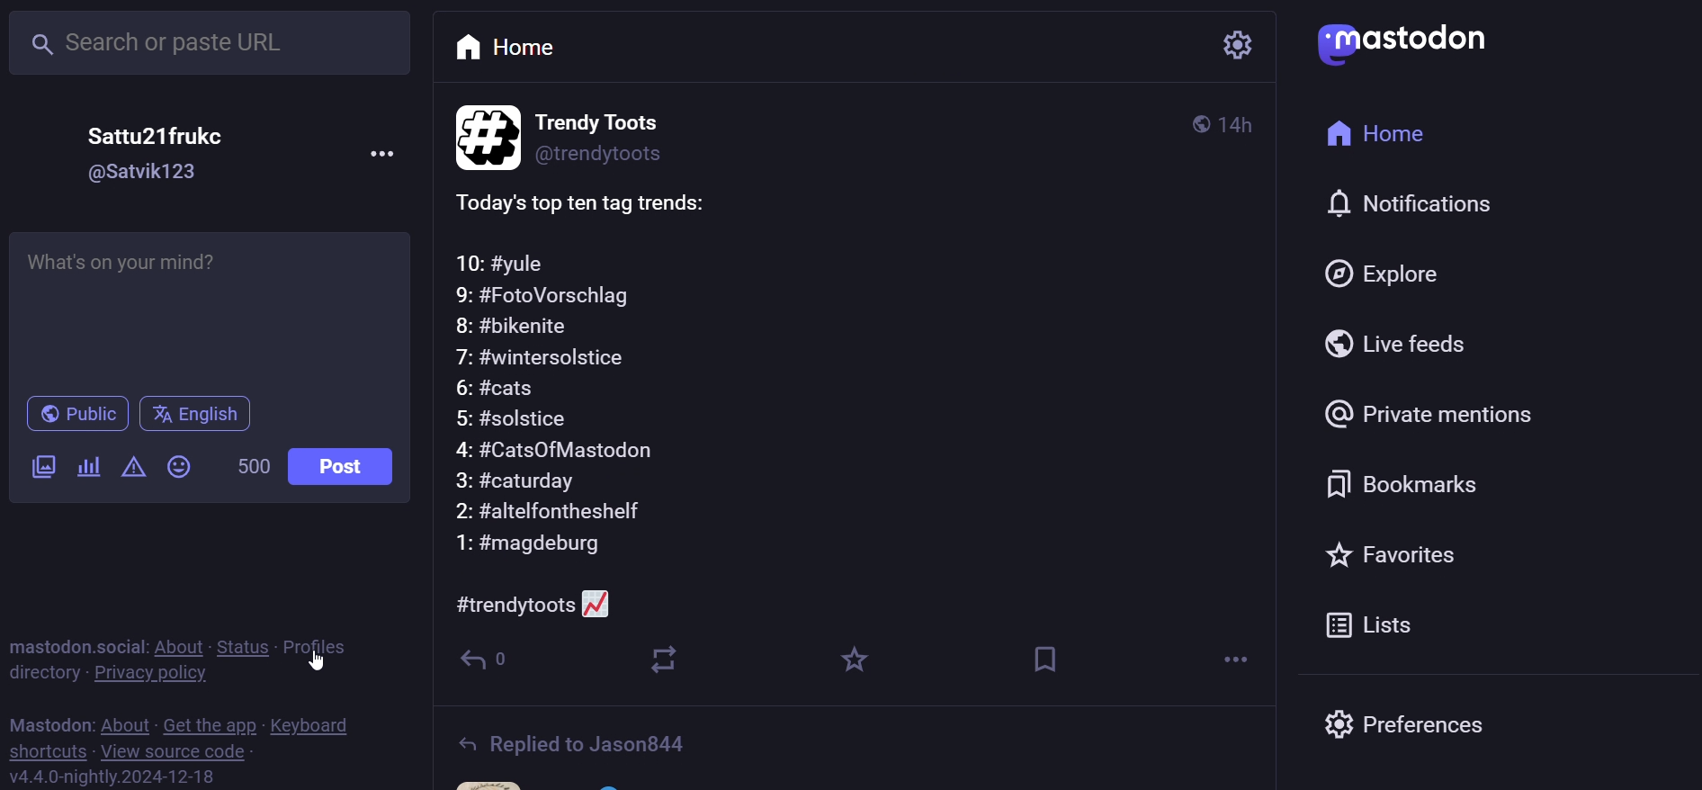  What do you see at coordinates (327, 645) in the screenshot?
I see `profiles` at bounding box center [327, 645].